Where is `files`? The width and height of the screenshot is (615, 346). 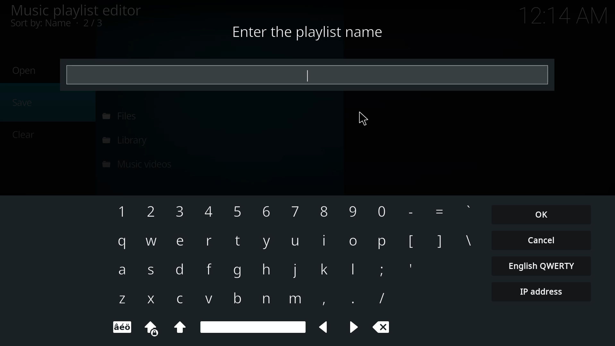
files is located at coordinates (118, 116).